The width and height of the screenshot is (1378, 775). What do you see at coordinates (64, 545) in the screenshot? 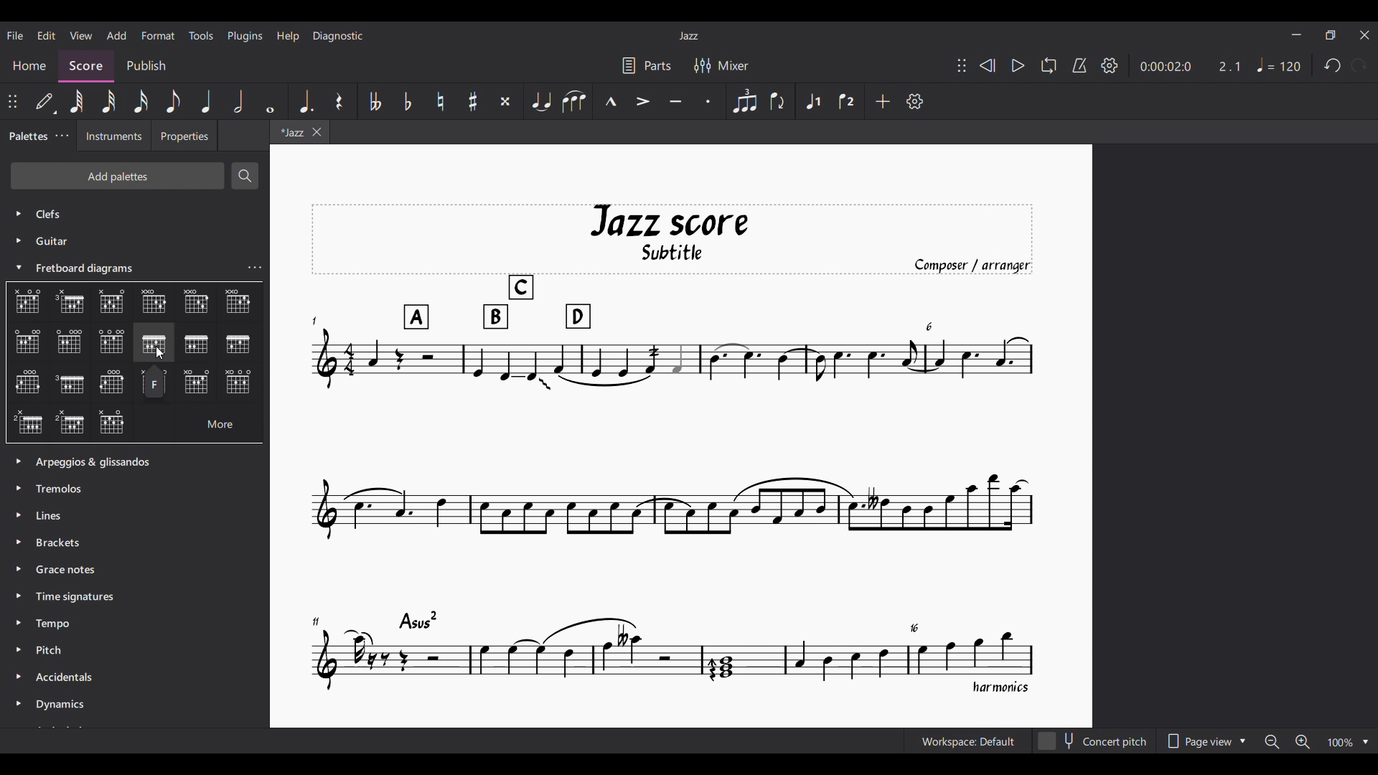
I see `Brackets` at bounding box center [64, 545].